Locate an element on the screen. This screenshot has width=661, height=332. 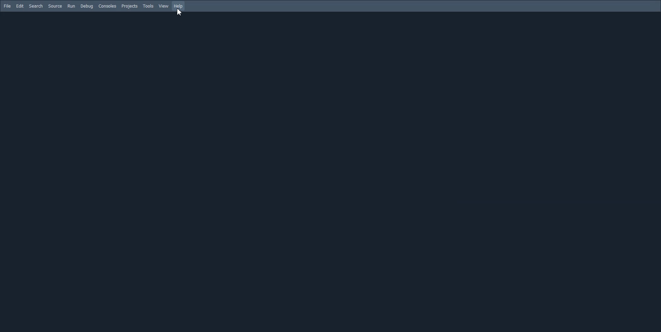
Search is located at coordinates (36, 6).